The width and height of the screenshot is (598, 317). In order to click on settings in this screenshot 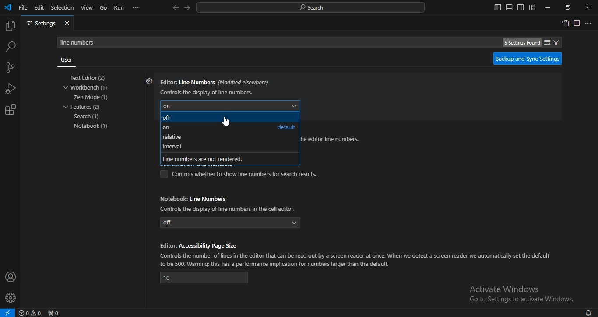, I will do `click(148, 81)`.